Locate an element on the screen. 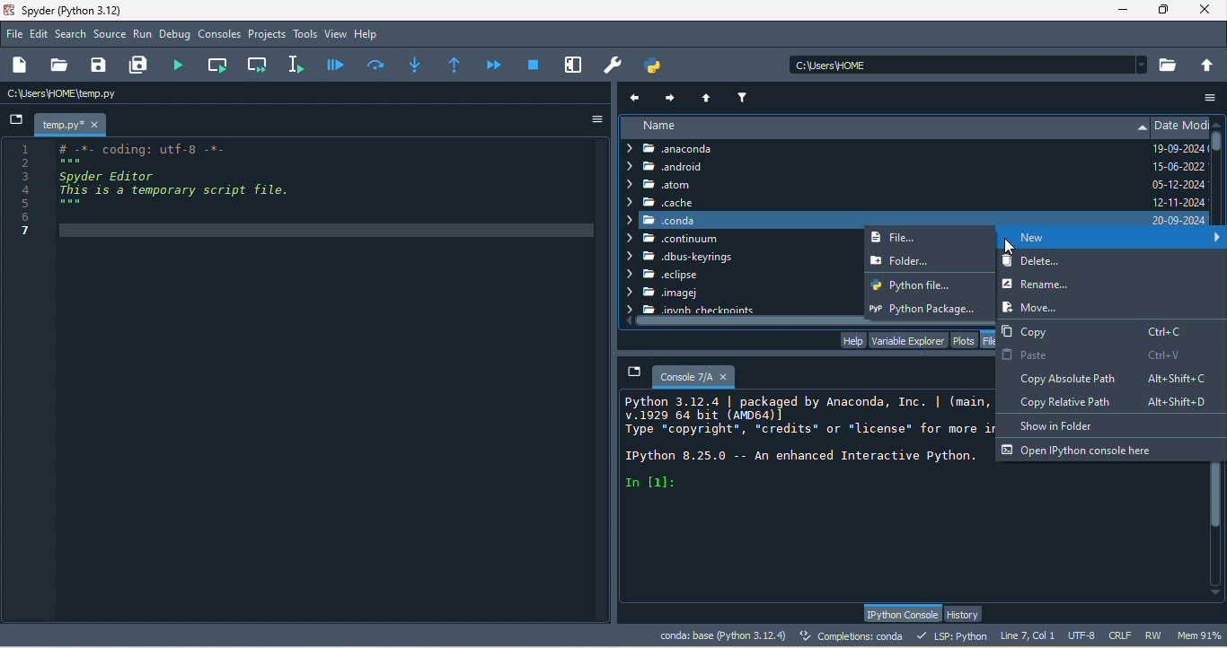  help is located at coordinates (370, 35).